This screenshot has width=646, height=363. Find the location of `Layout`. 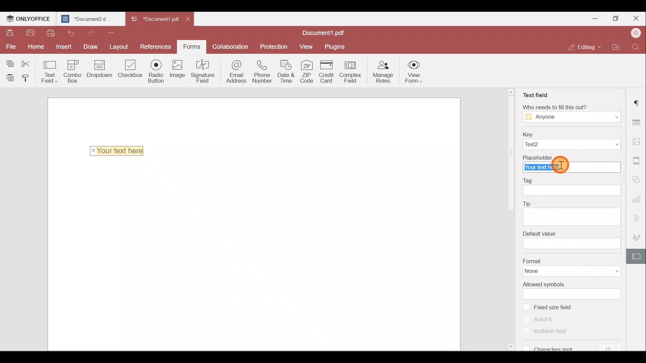

Layout is located at coordinates (118, 46).